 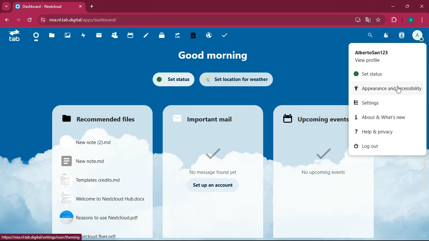 I want to click on home, so click(x=36, y=37).